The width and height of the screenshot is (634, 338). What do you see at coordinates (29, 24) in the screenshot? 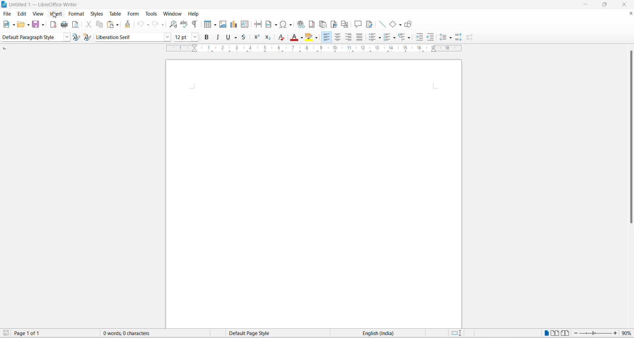
I see `open options` at bounding box center [29, 24].